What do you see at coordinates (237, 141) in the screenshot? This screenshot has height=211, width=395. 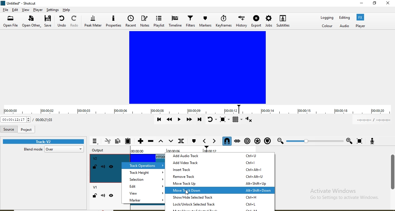 I see `Scrub while dragging` at bounding box center [237, 141].